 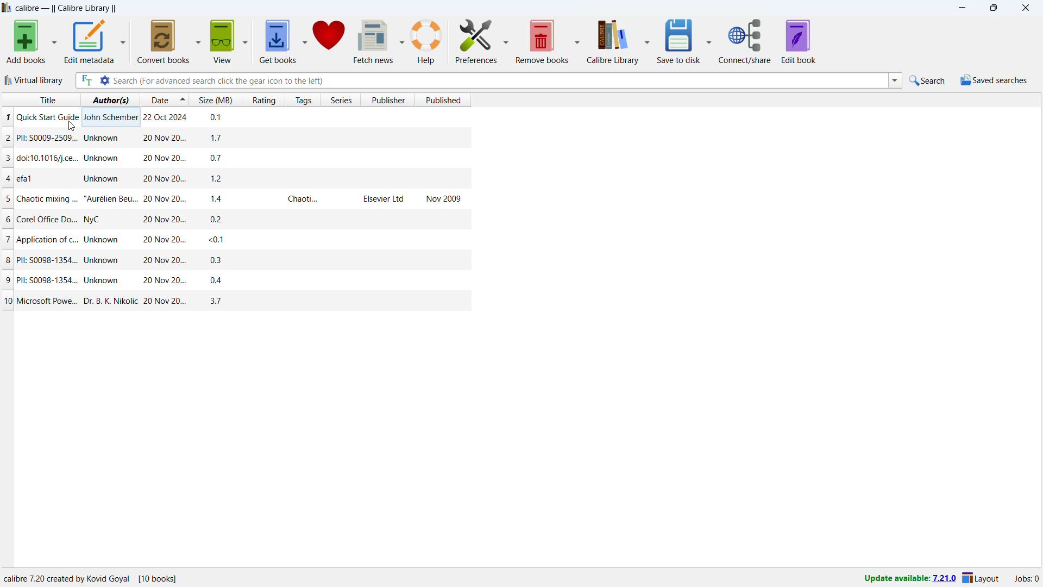 I want to click on add books, so click(x=26, y=41).